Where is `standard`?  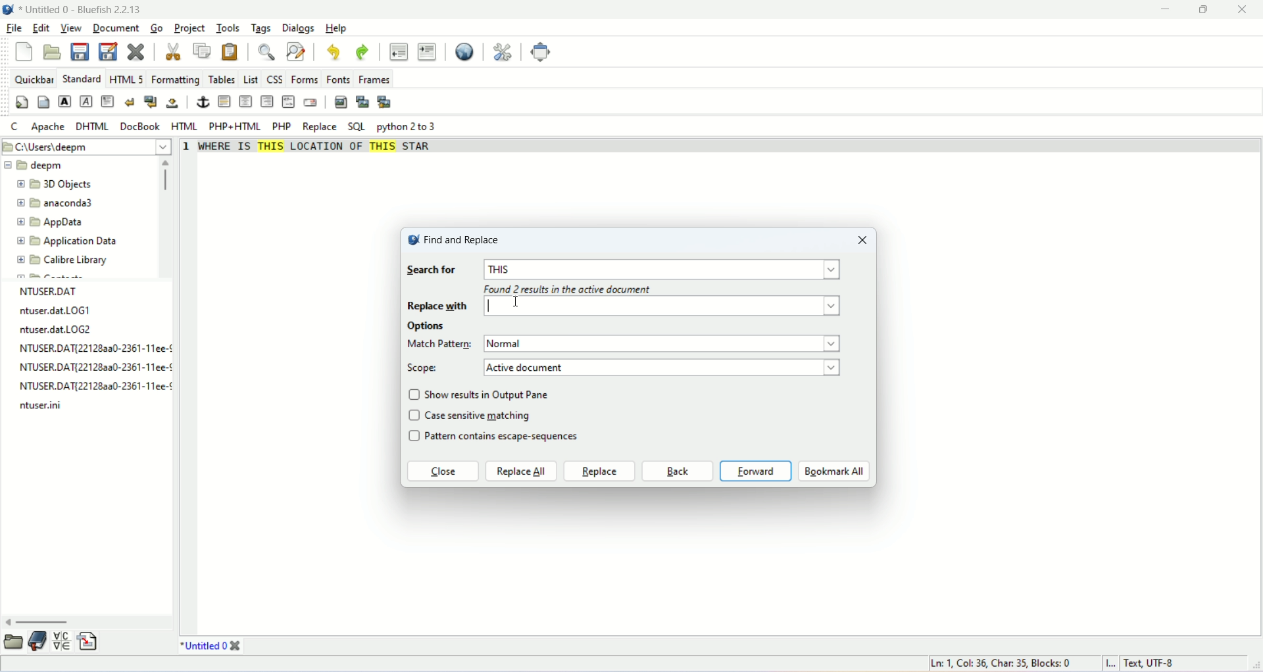 standard is located at coordinates (80, 78).